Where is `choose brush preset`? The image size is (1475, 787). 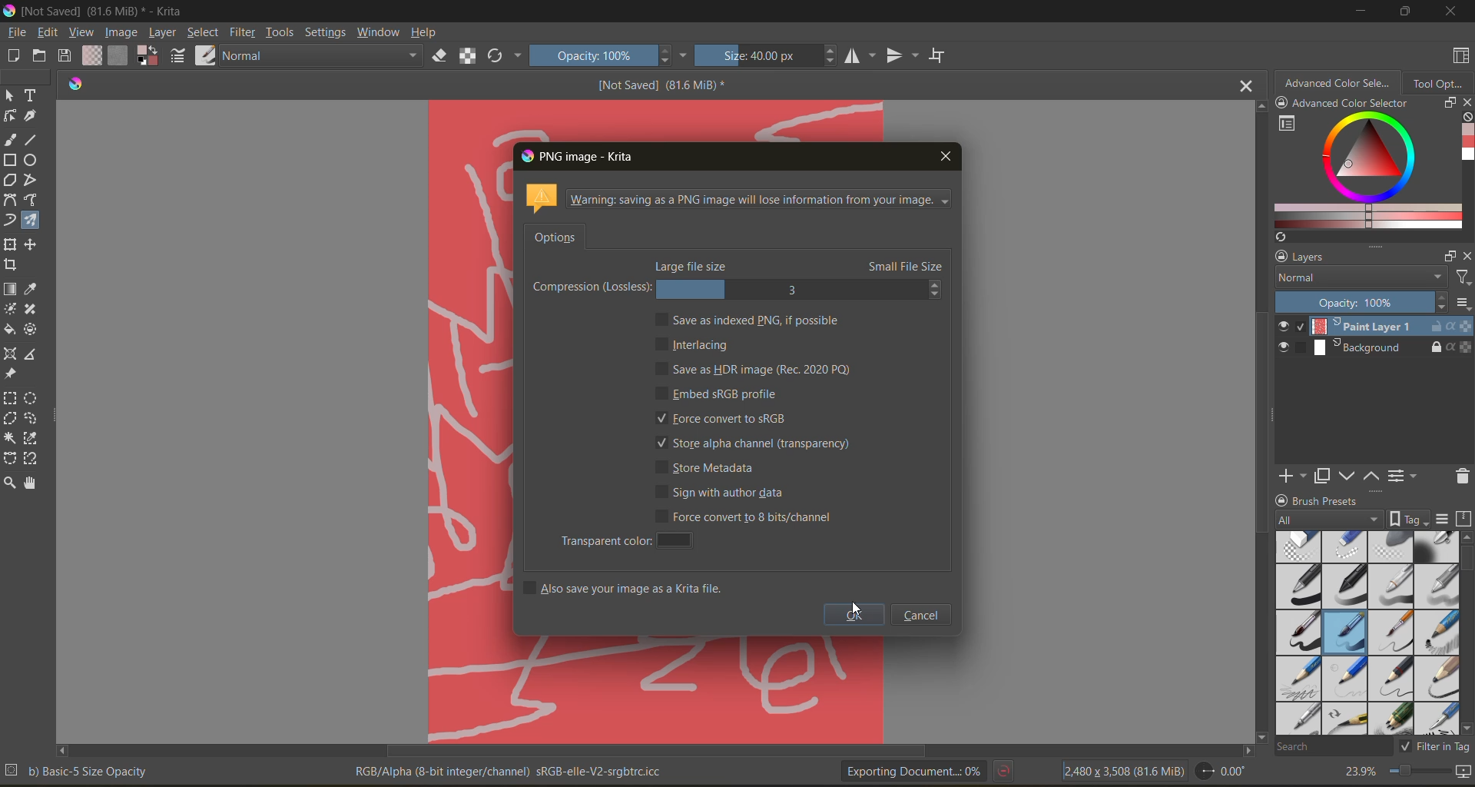 choose brush preset is located at coordinates (204, 55).